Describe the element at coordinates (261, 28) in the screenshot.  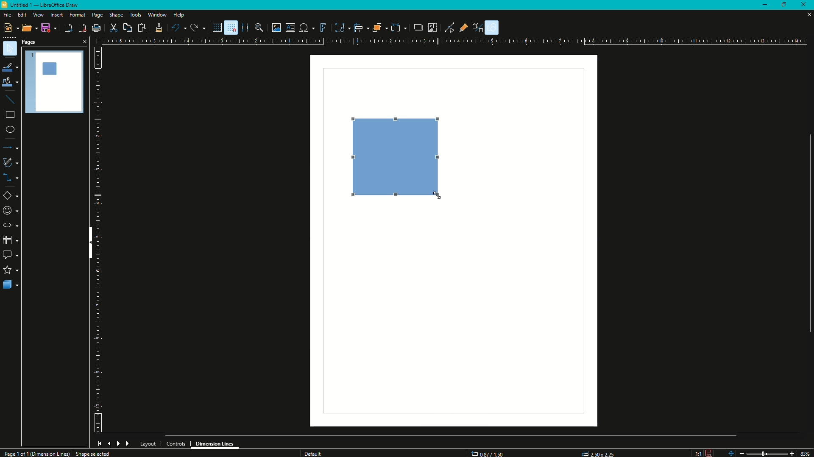
I see `Zoom and Pan` at that location.